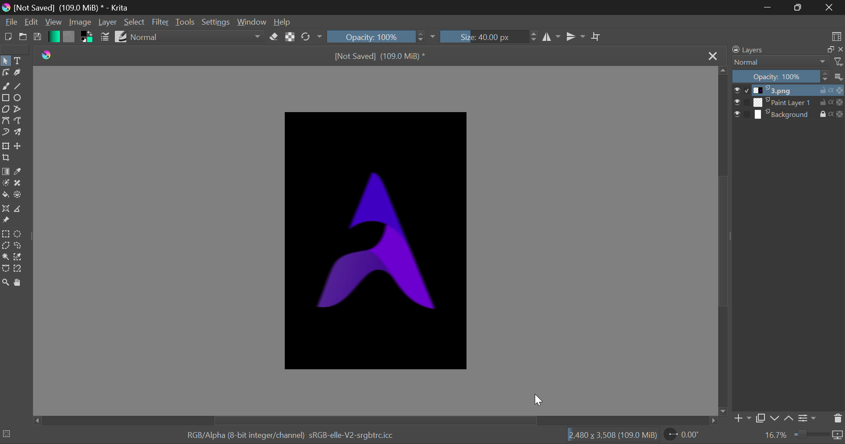 The image size is (845, 444). Describe the element at coordinates (283, 22) in the screenshot. I see `Help` at that location.